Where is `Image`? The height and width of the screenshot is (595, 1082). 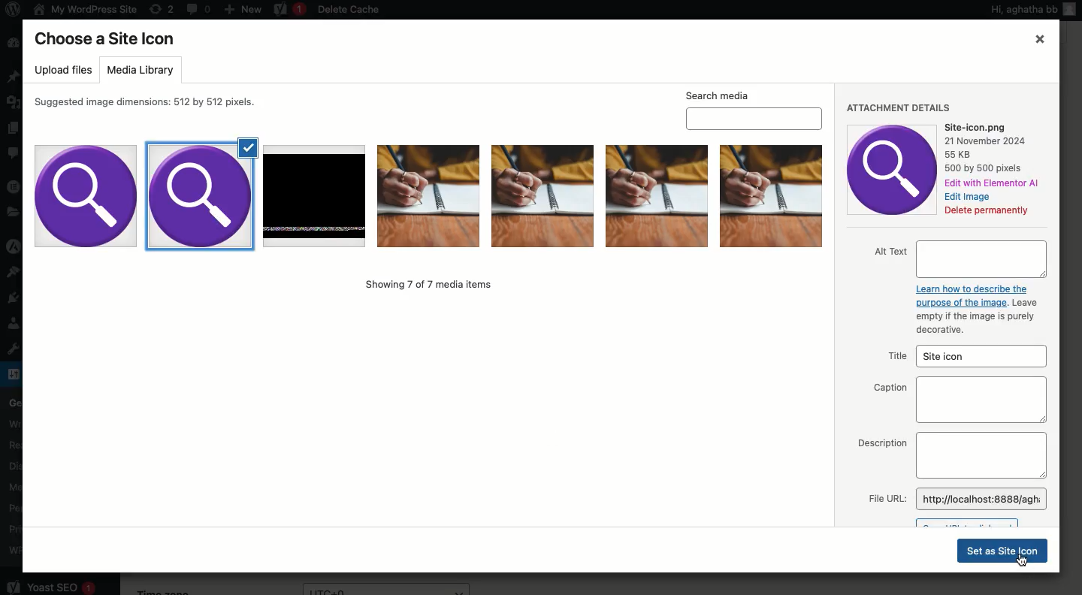
Image is located at coordinates (427, 194).